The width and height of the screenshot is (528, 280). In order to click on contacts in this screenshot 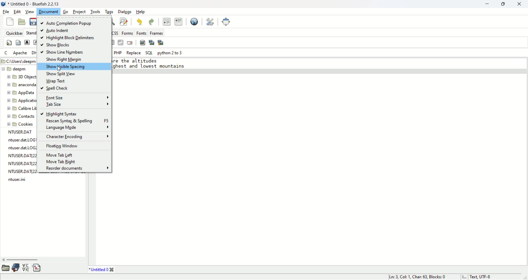, I will do `click(20, 116)`.